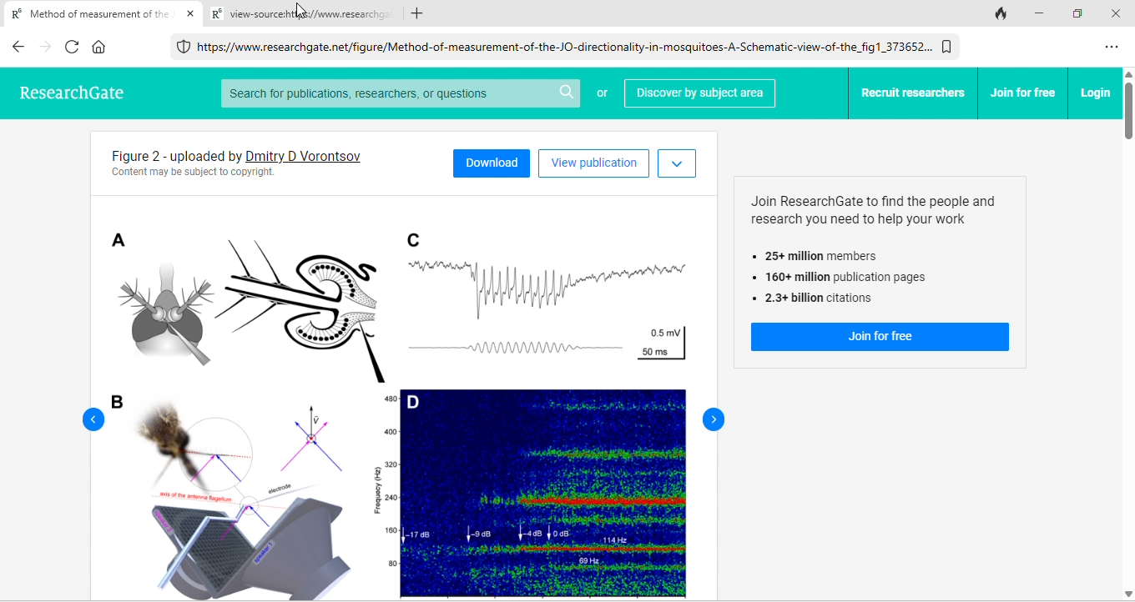 The width and height of the screenshot is (1135, 602). I want to click on forward, so click(46, 48).